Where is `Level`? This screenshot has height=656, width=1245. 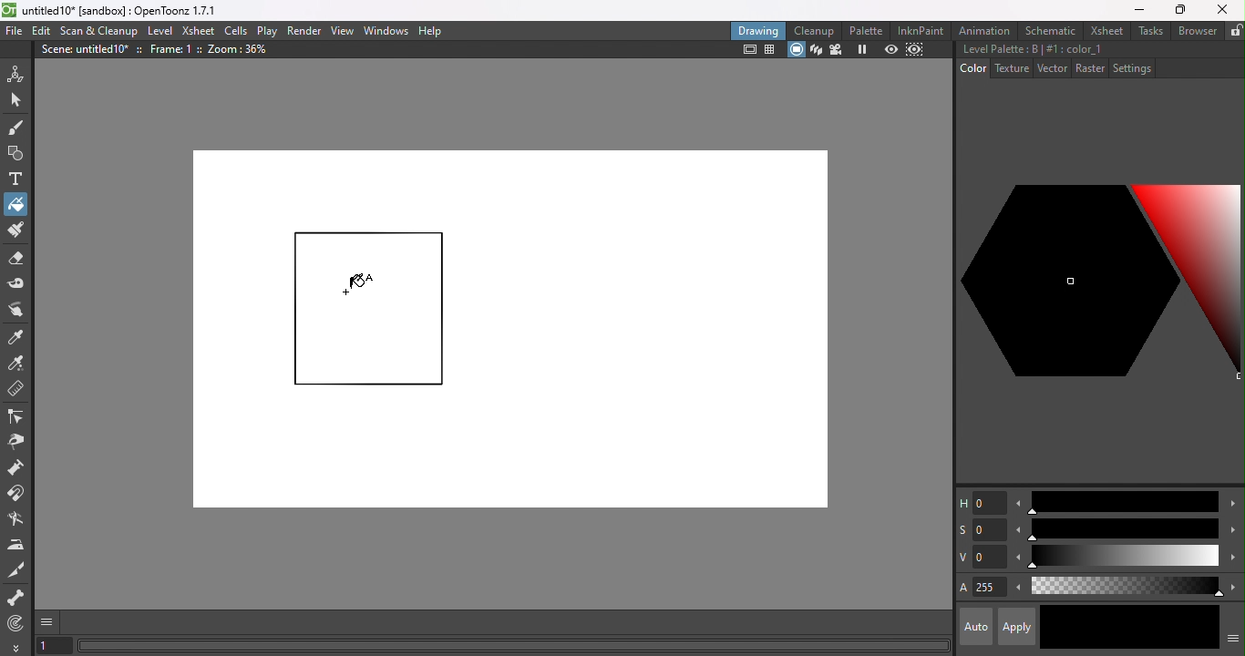 Level is located at coordinates (162, 31).